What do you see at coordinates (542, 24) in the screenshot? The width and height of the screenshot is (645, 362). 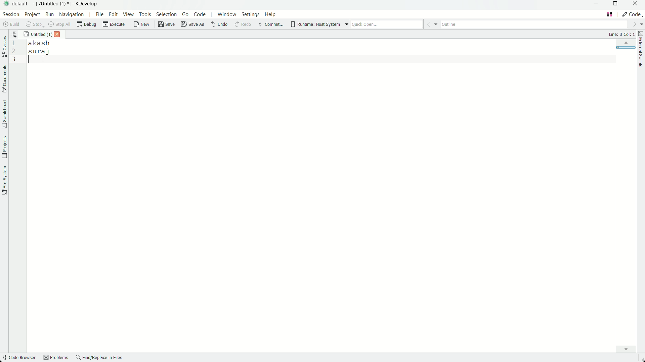 I see `outline` at bounding box center [542, 24].